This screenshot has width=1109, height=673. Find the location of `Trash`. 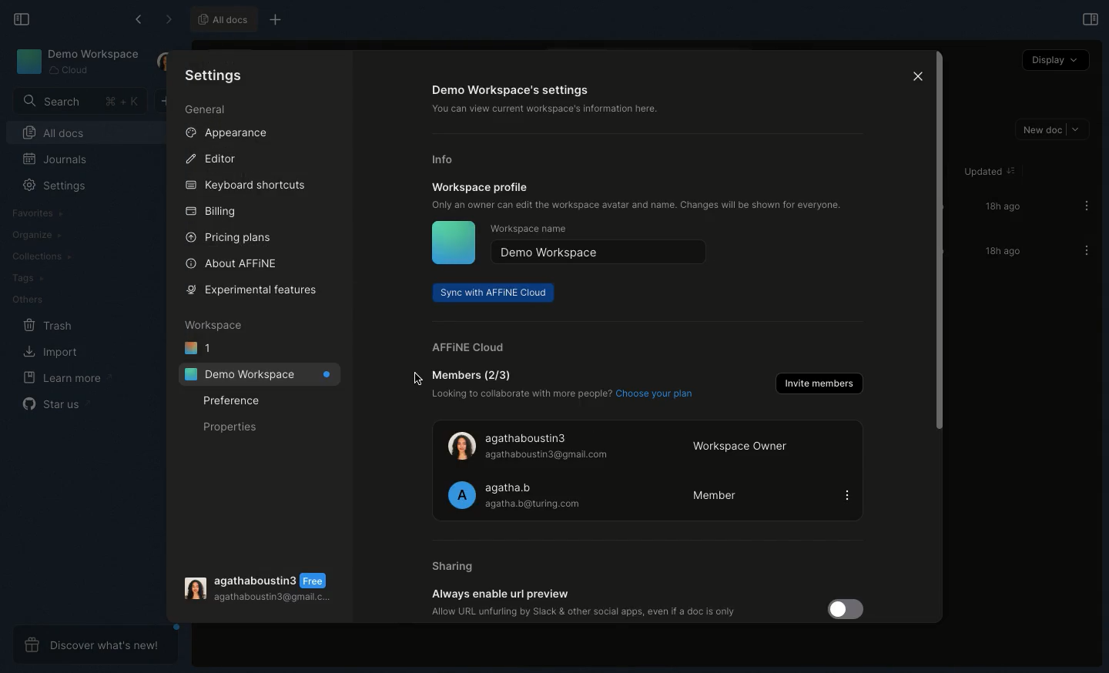

Trash is located at coordinates (48, 326).